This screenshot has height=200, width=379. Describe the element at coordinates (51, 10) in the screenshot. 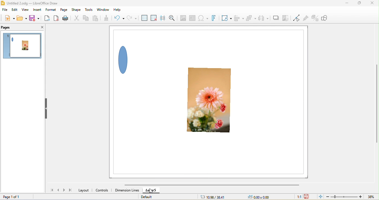

I see `format` at that location.